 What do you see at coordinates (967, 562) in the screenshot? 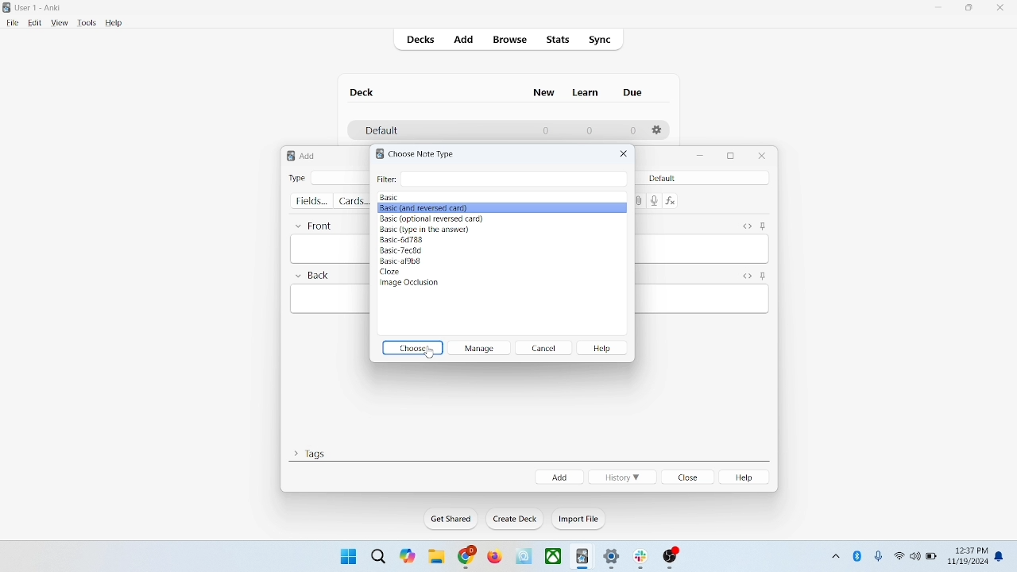
I see `11/19/2024` at bounding box center [967, 562].